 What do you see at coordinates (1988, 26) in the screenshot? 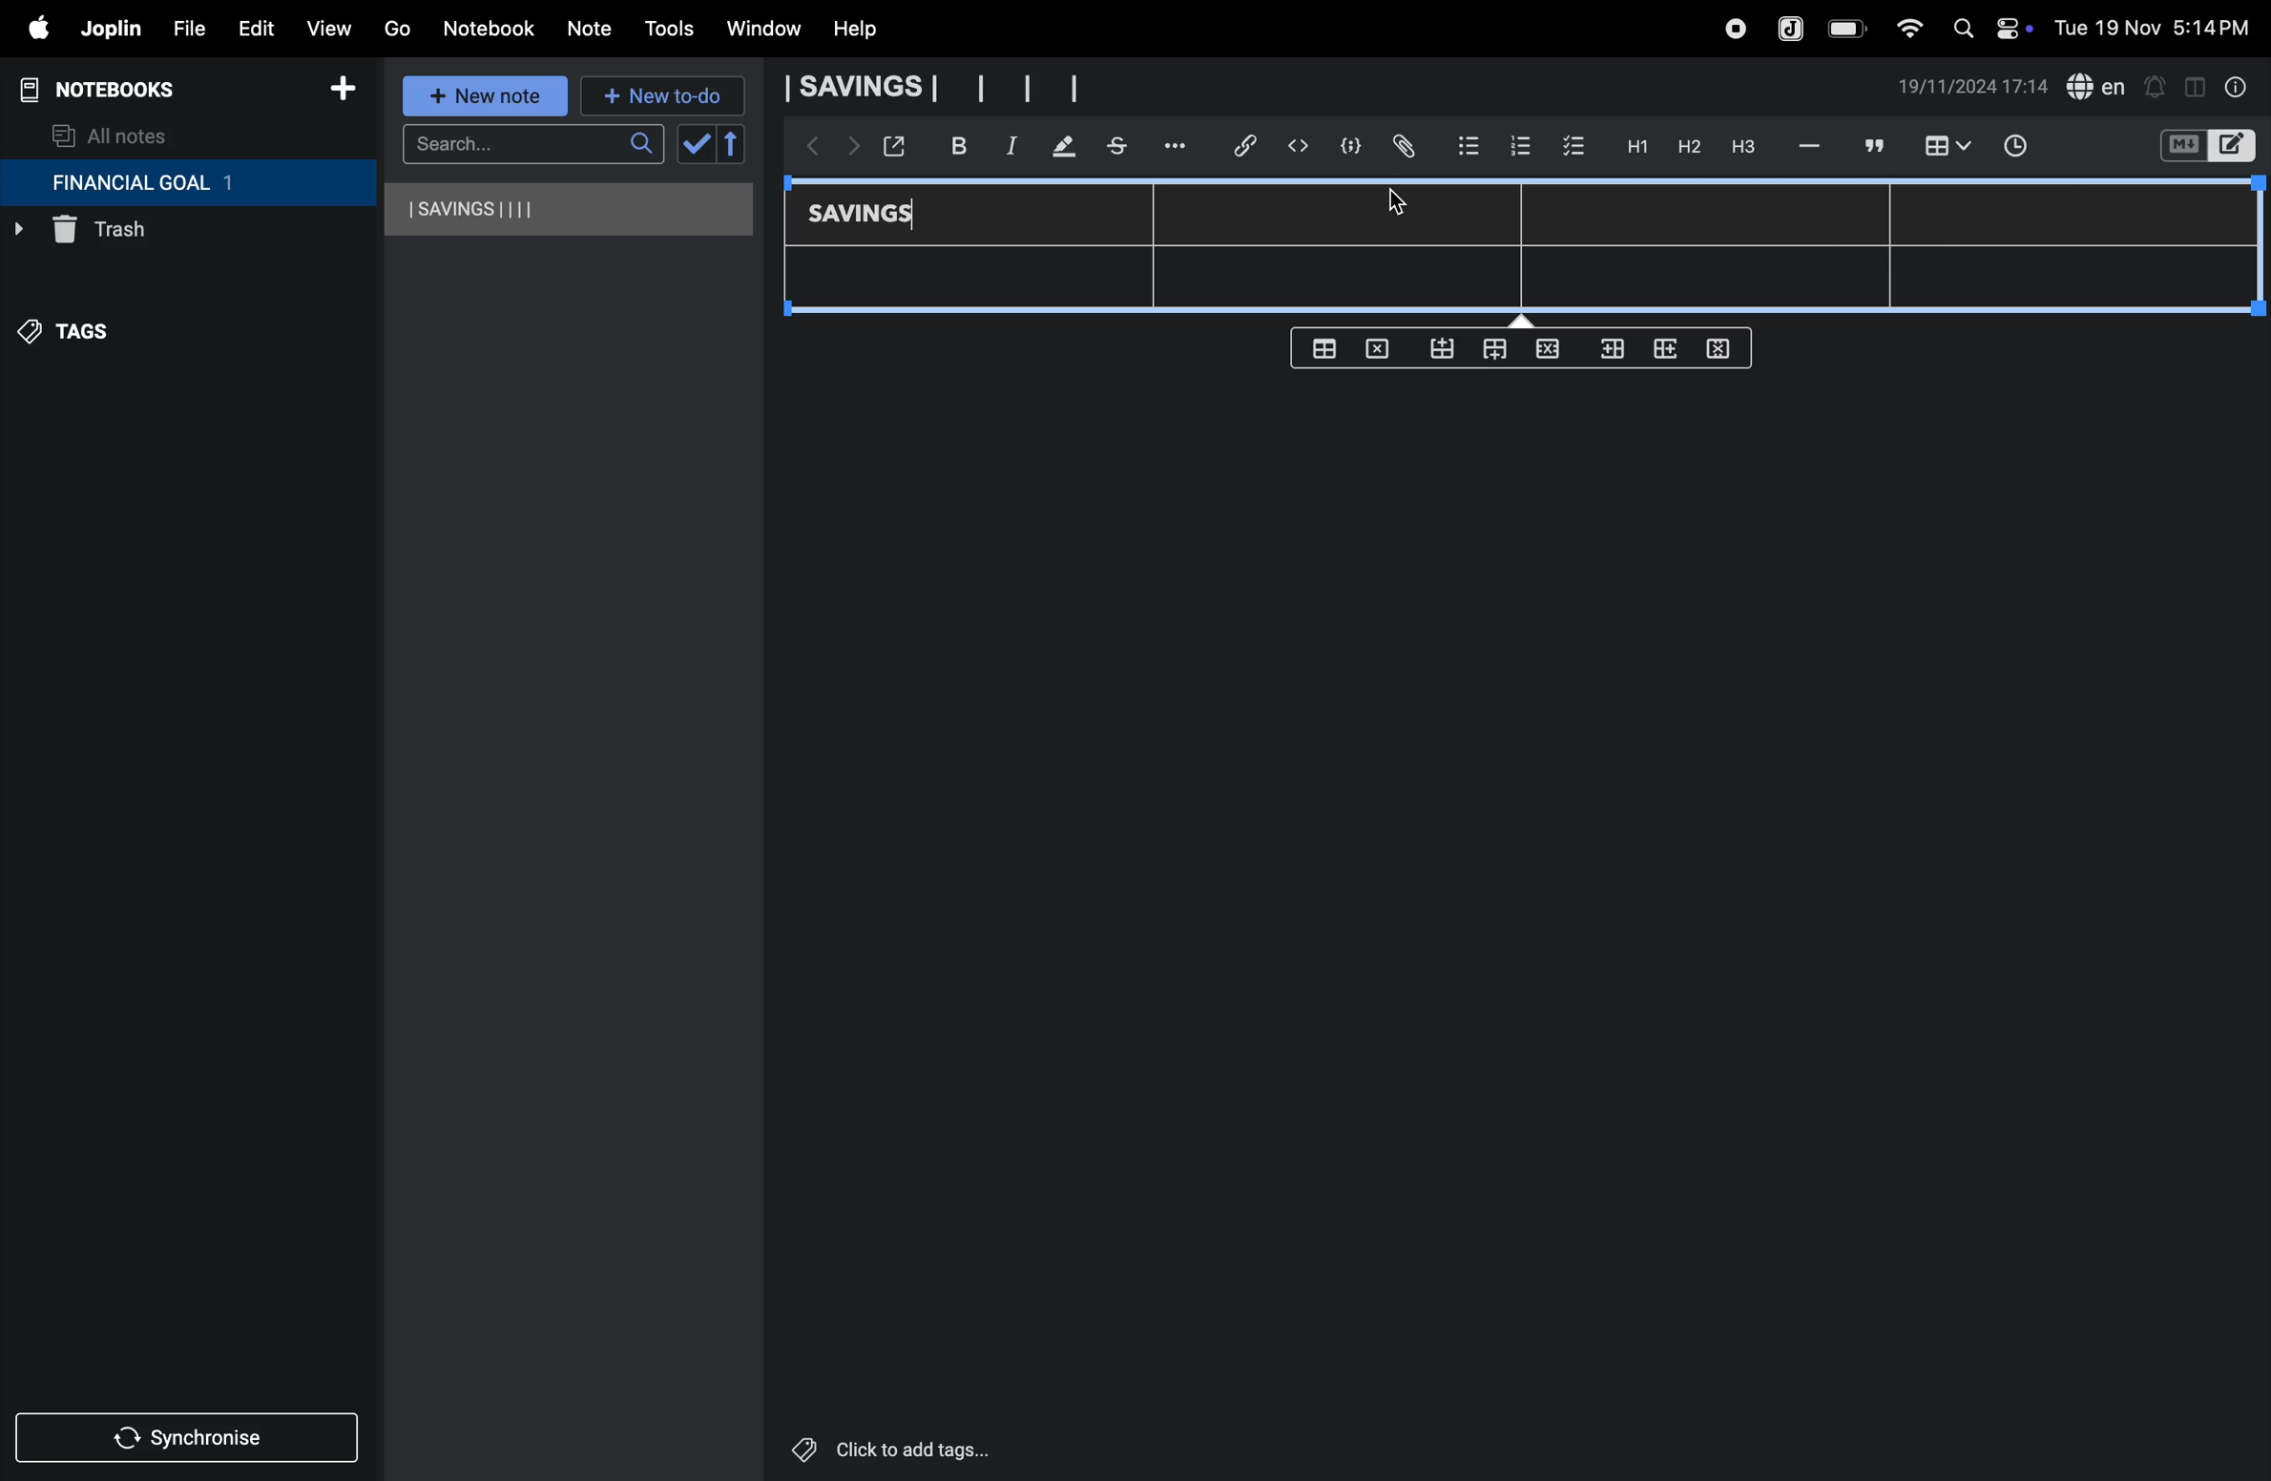
I see `apple widgets` at bounding box center [1988, 26].